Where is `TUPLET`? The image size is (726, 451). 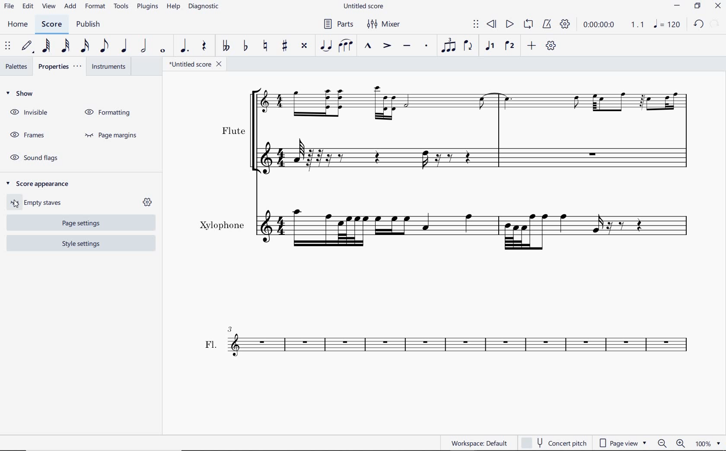 TUPLET is located at coordinates (449, 45).